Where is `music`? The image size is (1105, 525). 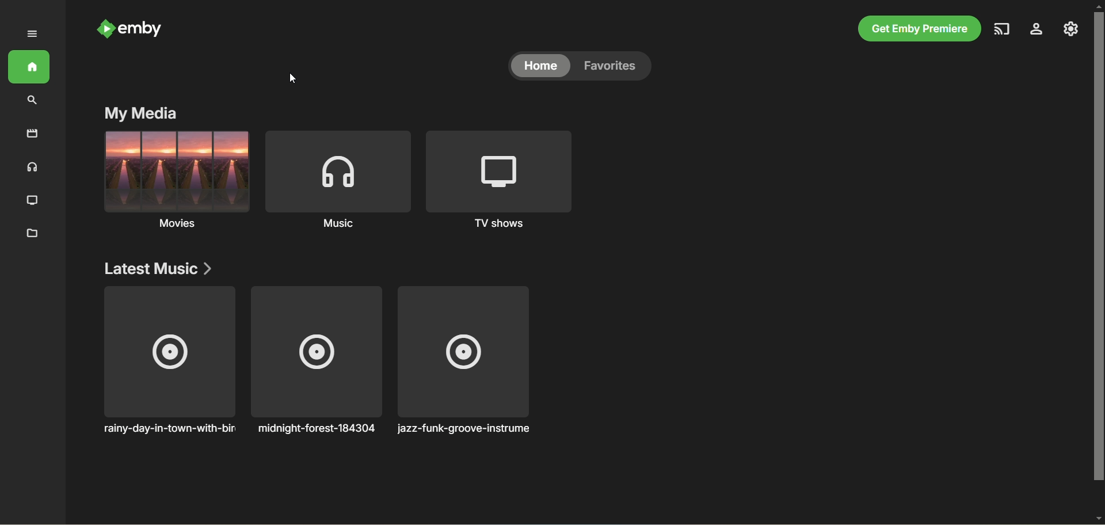
music is located at coordinates (30, 167).